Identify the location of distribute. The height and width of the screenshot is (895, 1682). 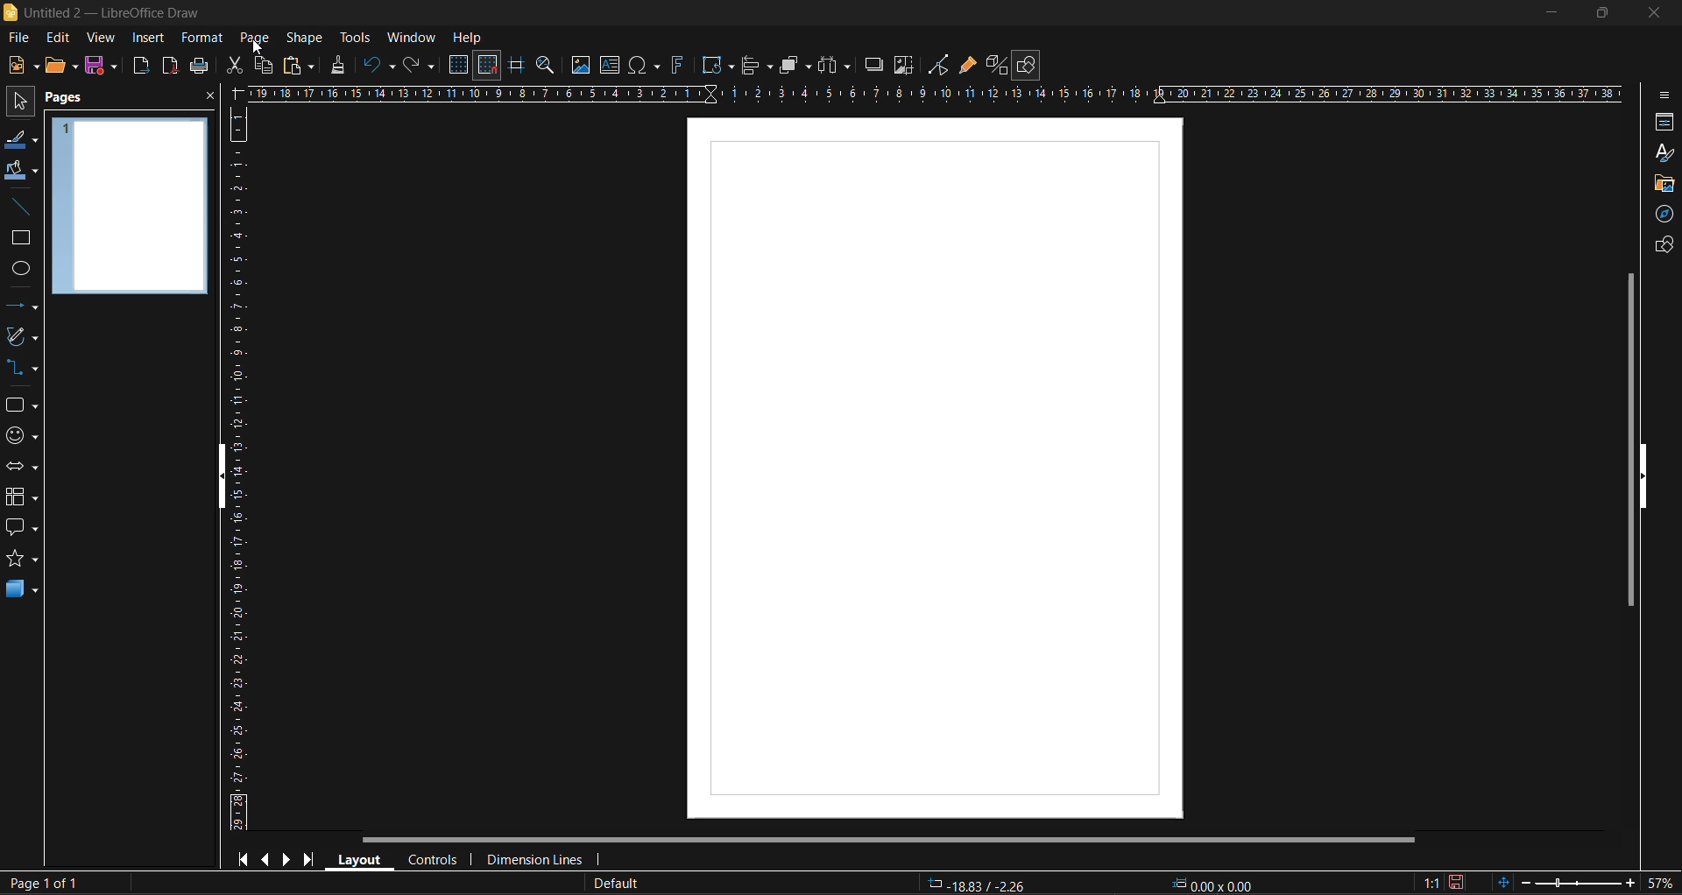
(833, 66).